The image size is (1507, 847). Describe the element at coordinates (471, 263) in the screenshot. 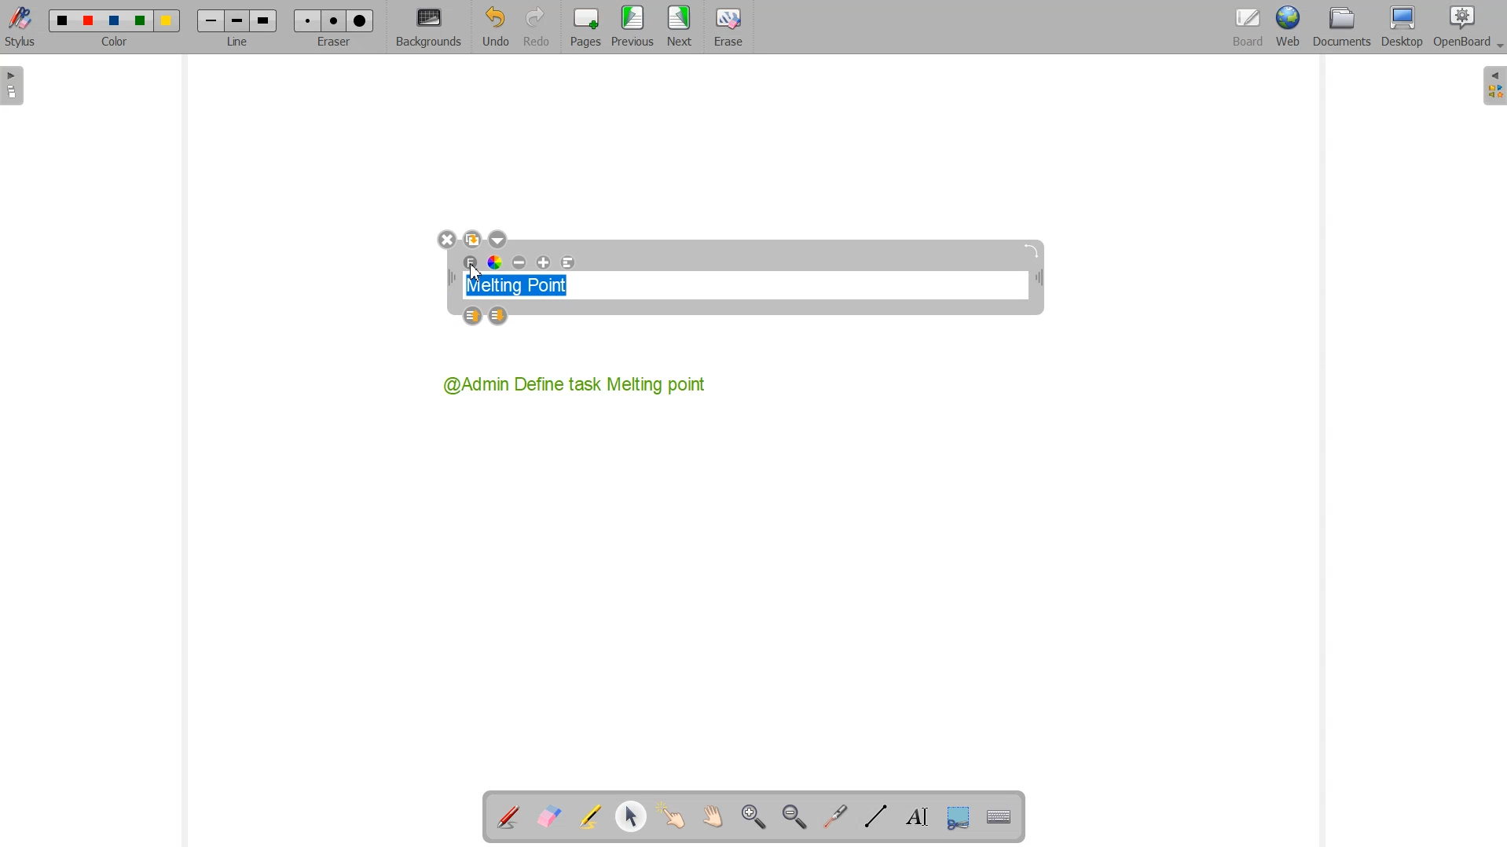

I see `Font Text ` at that location.